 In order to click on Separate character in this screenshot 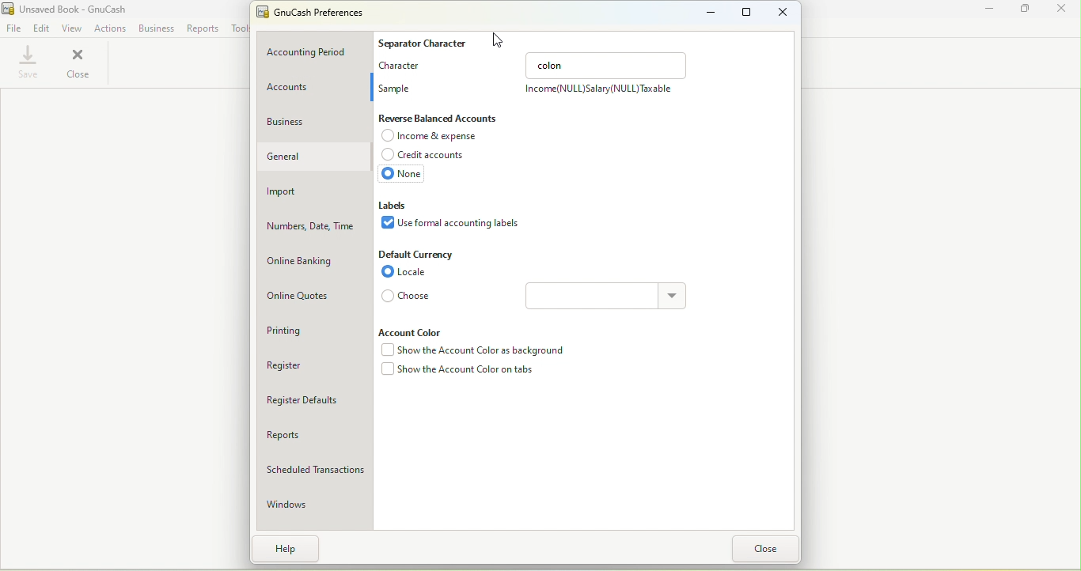, I will do `click(427, 43)`.